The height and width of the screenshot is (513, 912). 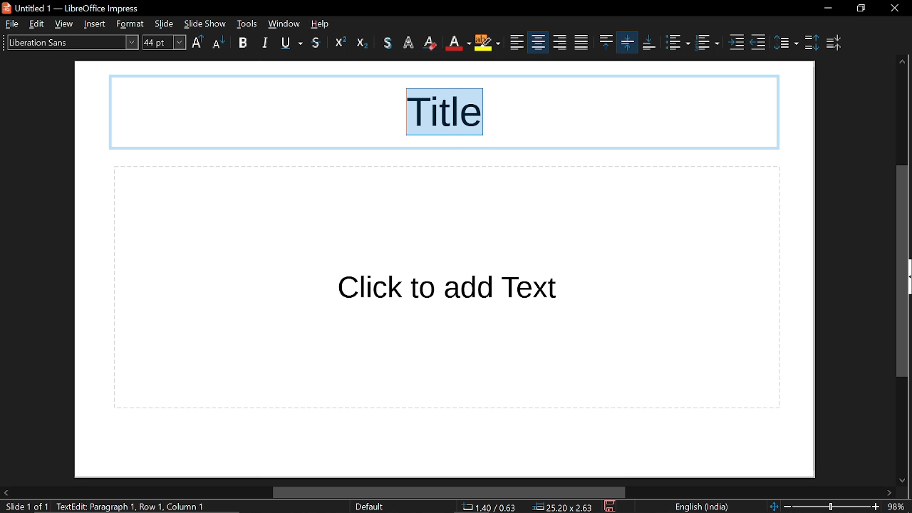 I want to click on highlight, so click(x=459, y=43).